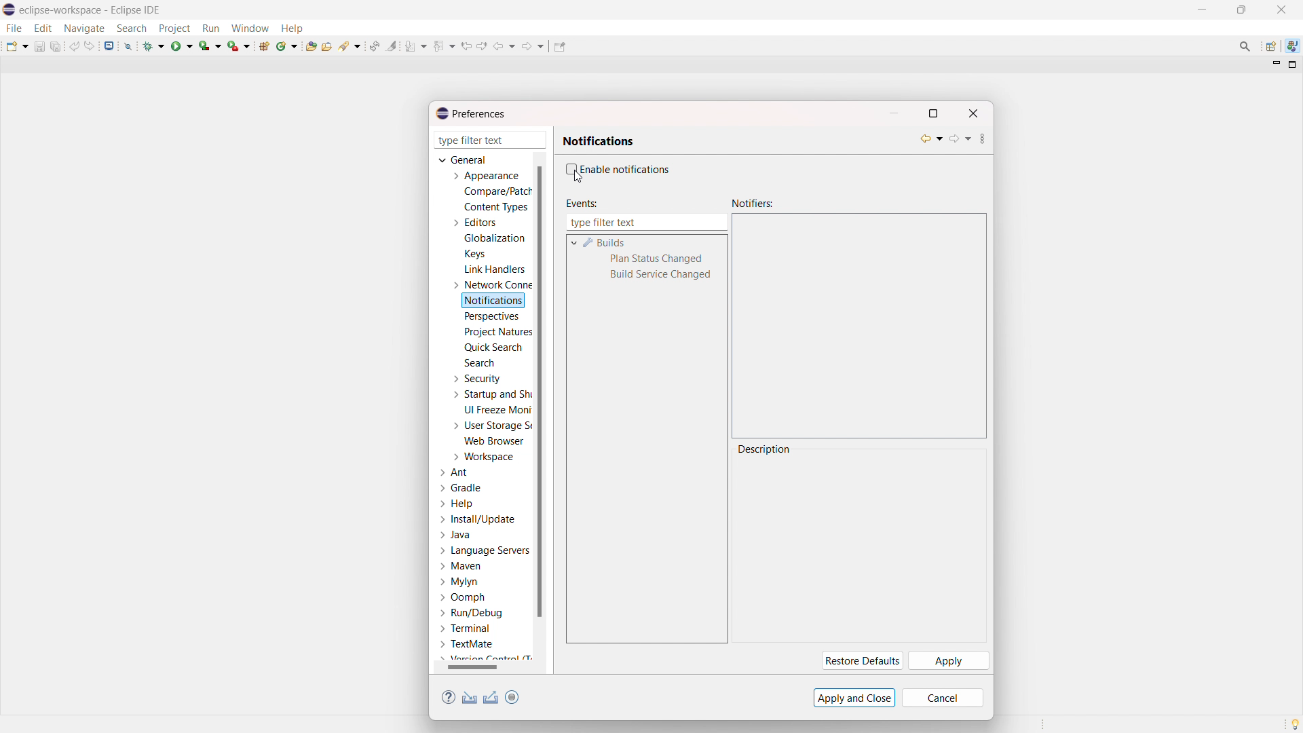  Describe the element at coordinates (470, 113) in the screenshot. I see `preferences dialogbox` at that location.